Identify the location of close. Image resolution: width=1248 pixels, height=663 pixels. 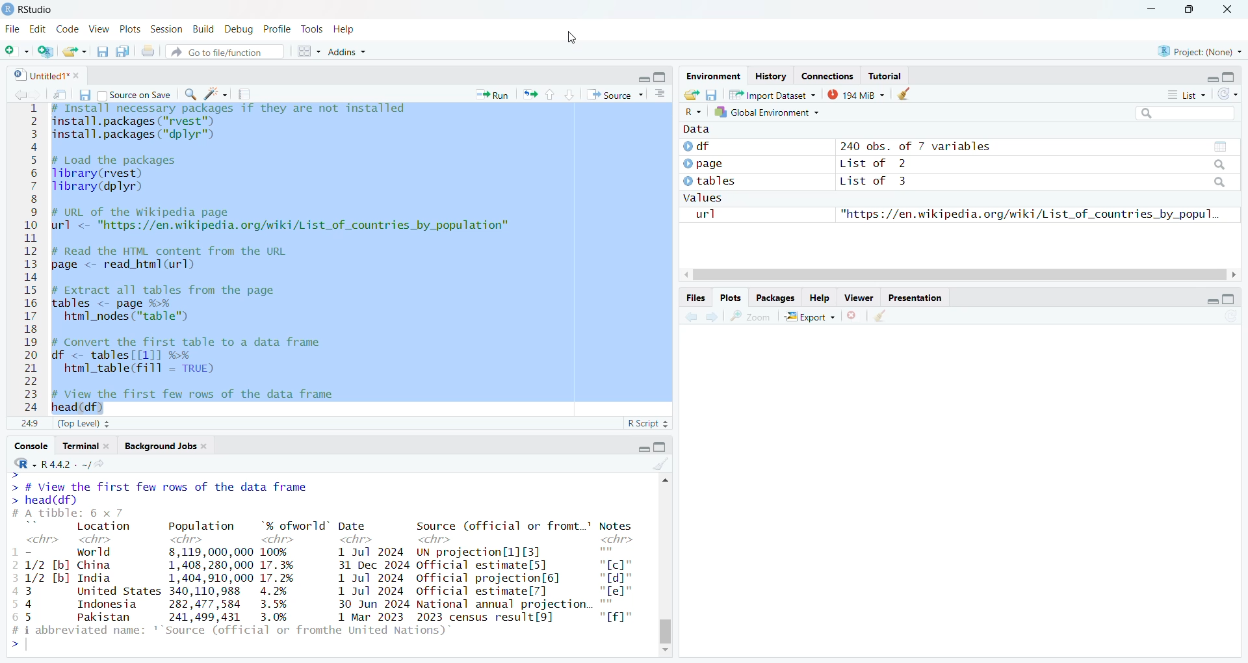
(1227, 10).